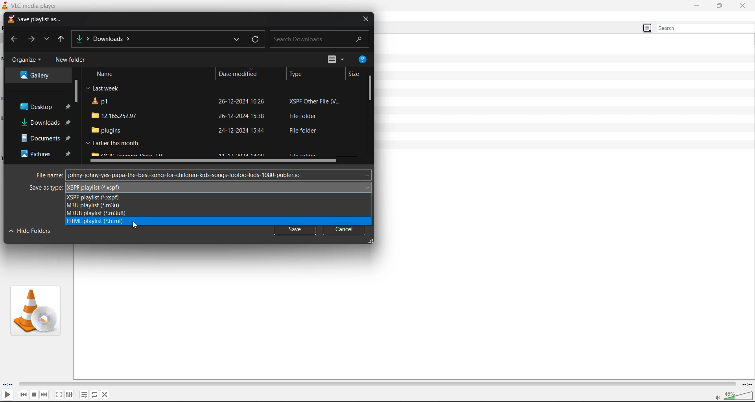 This screenshot has height=402, width=755. I want to click on select save as type, so click(218, 186).